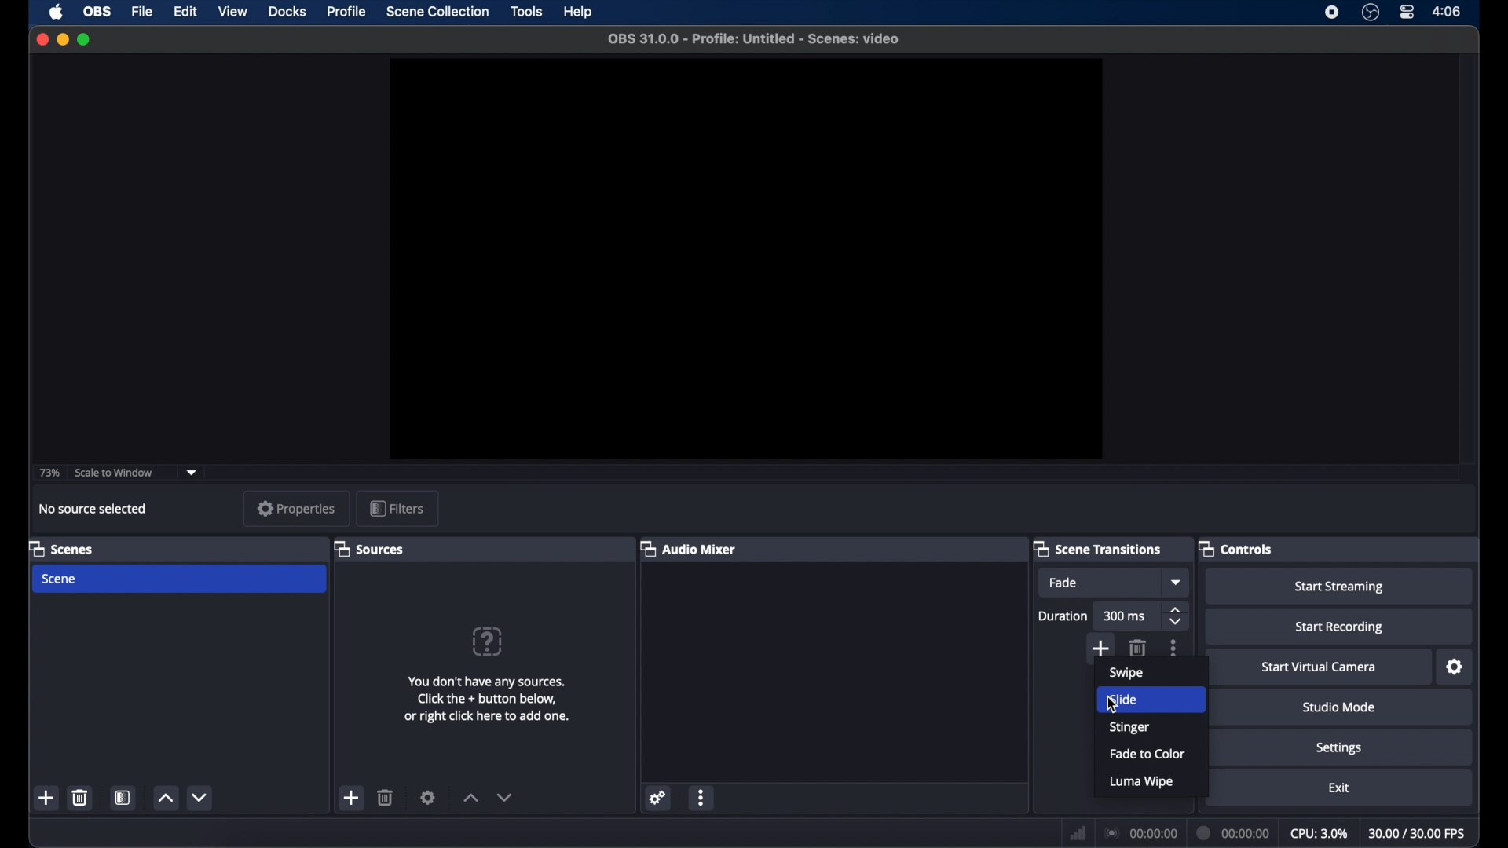 Image resolution: width=1508 pixels, height=848 pixels. What do you see at coordinates (62, 39) in the screenshot?
I see `minimize` at bounding box center [62, 39].